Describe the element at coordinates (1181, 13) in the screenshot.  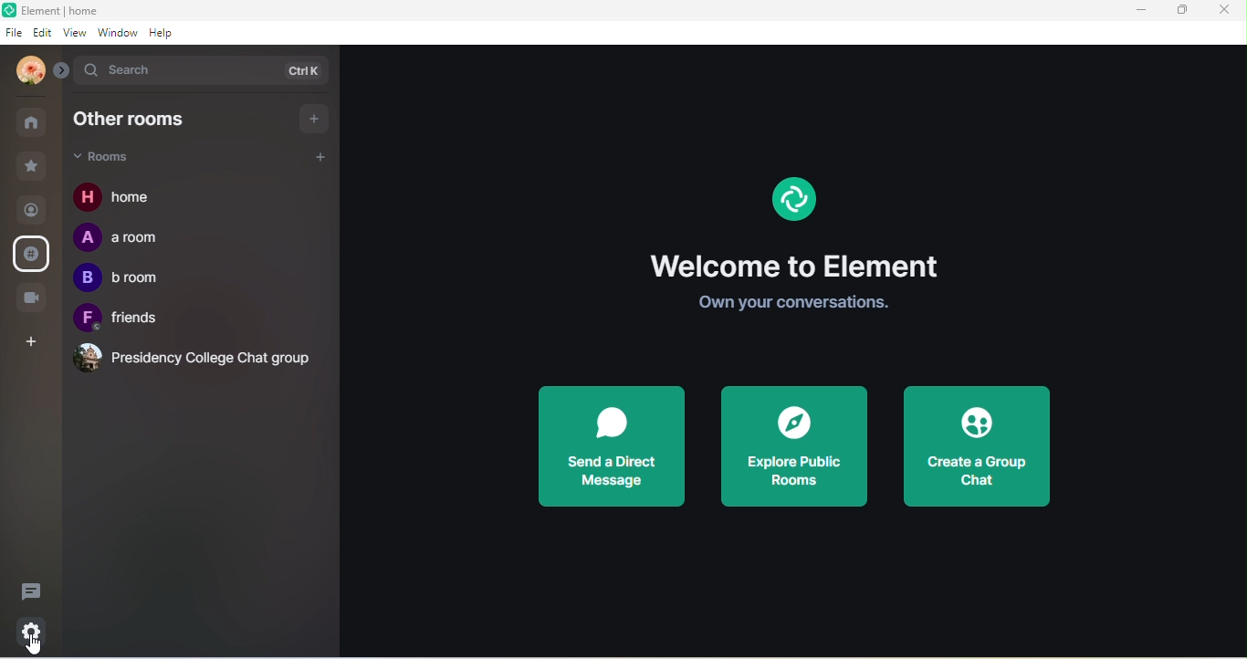
I see `maximize` at that location.